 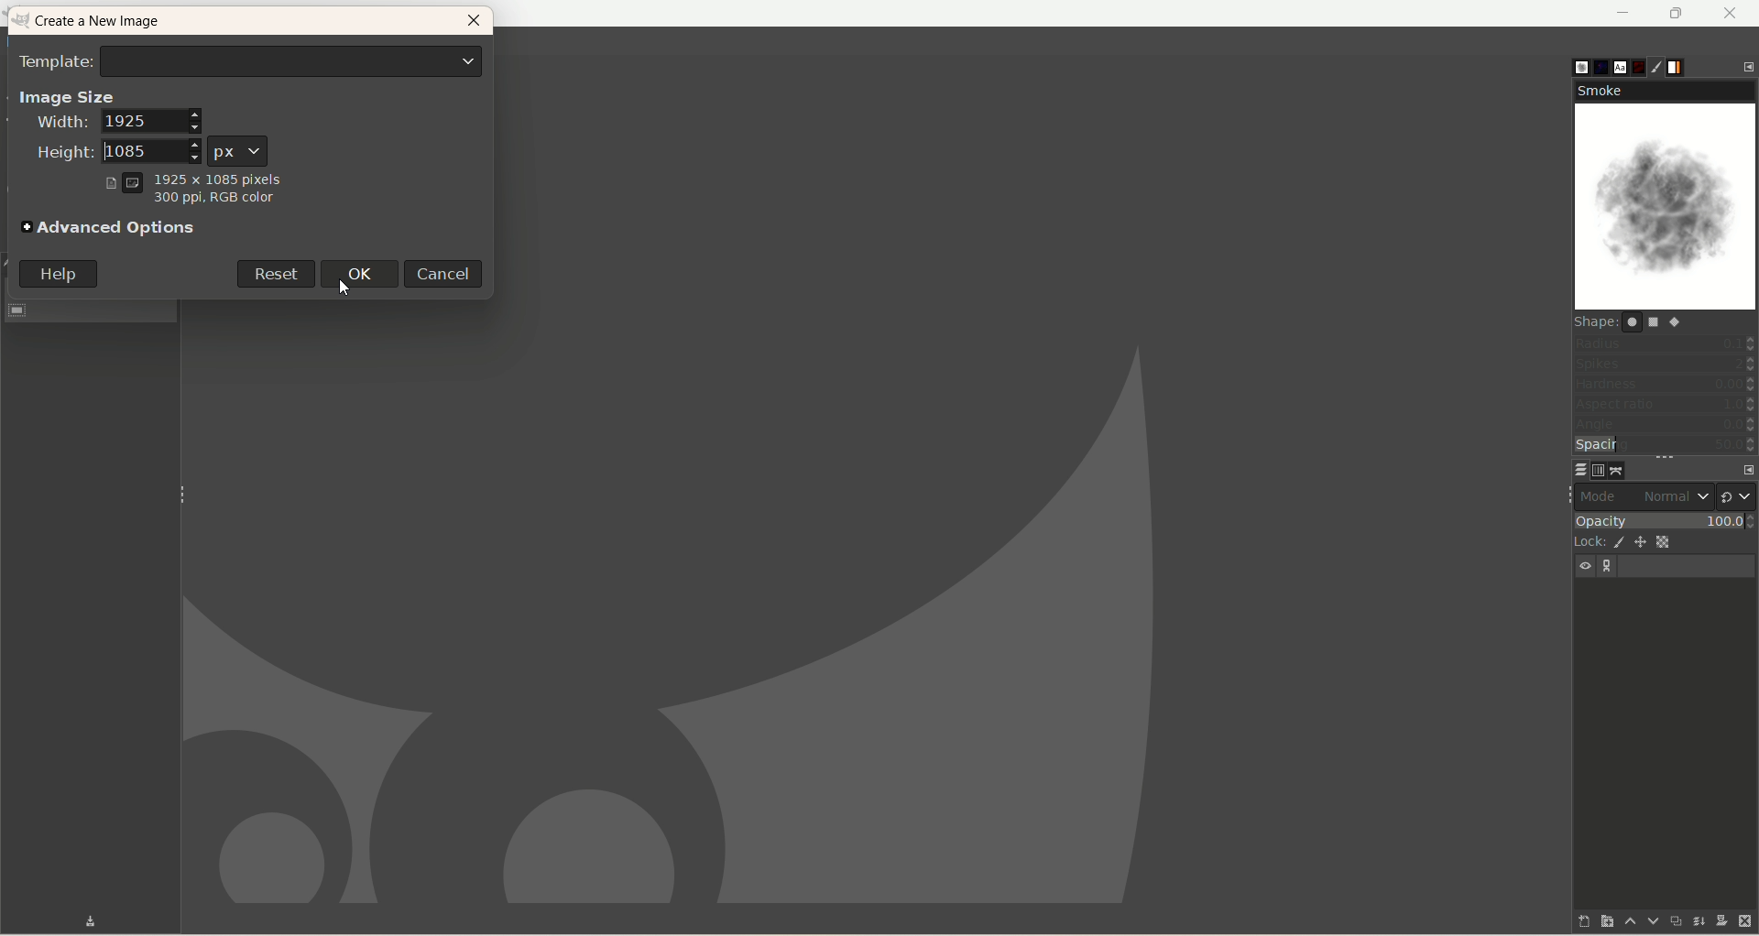 What do you see at coordinates (212, 201) in the screenshot?
I see `color` at bounding box center [212, 201].